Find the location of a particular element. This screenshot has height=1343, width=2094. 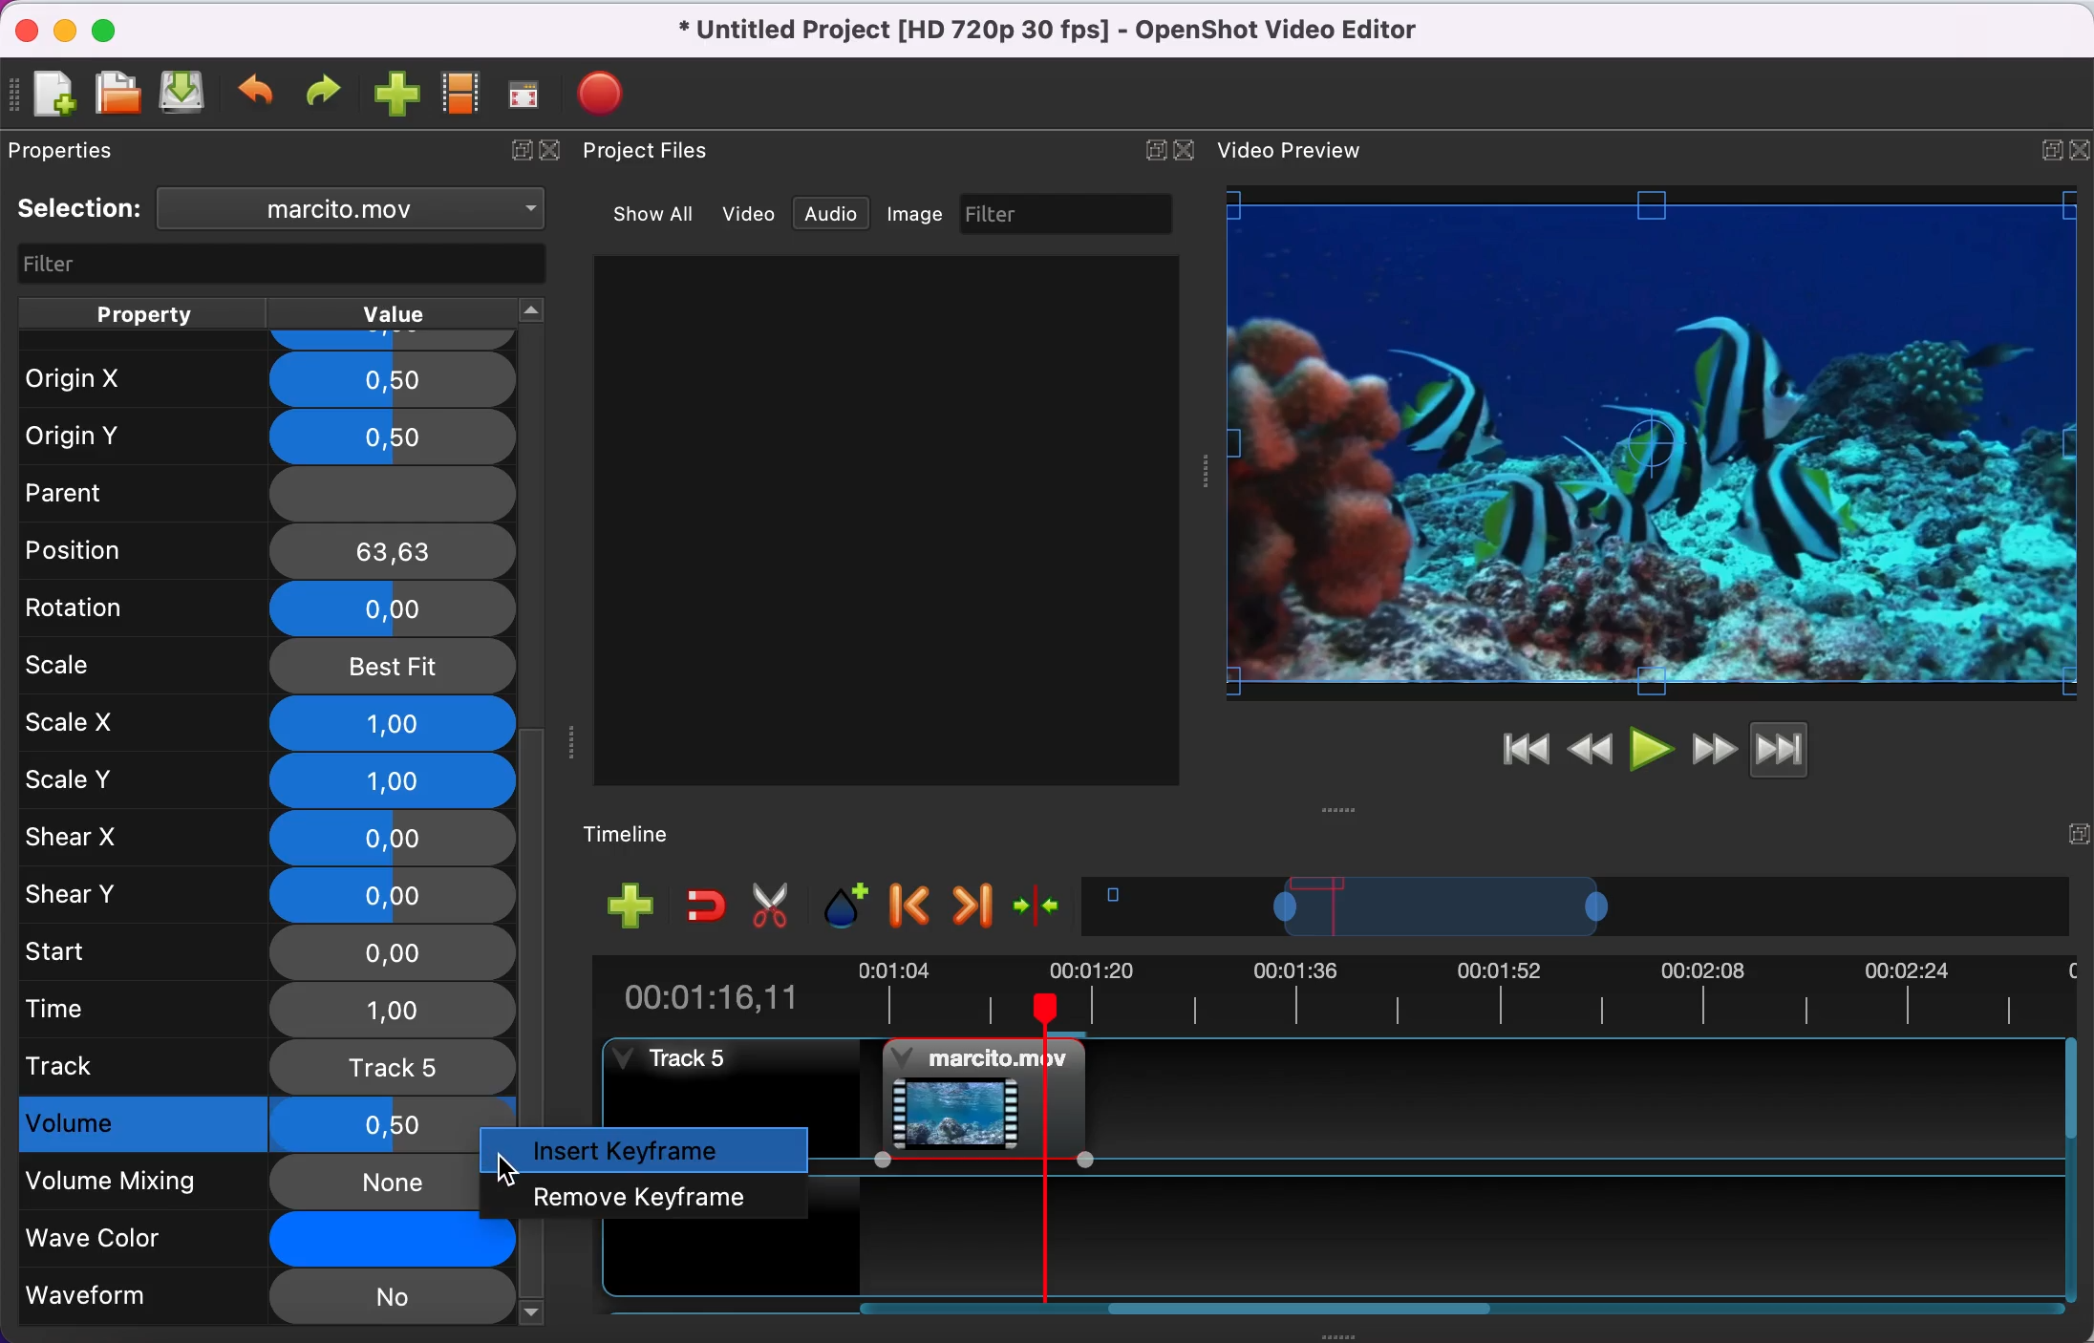

play is located at coordinates (1651, 747).